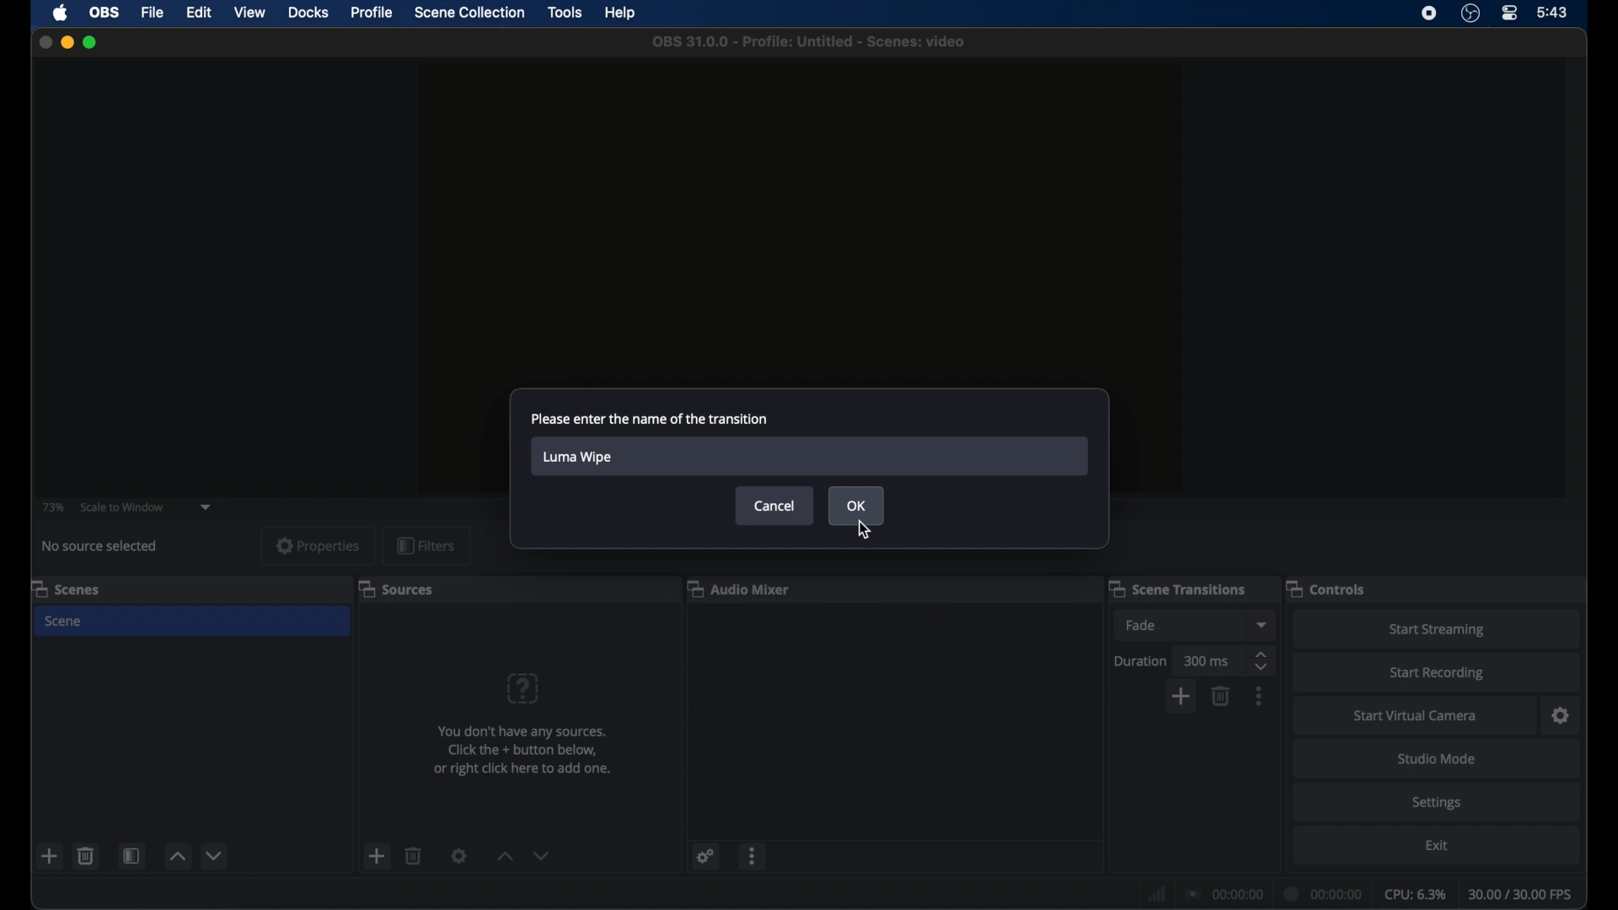 This screenshot has height=910, width=1618. I want to click on minimize, so click(67, 42).